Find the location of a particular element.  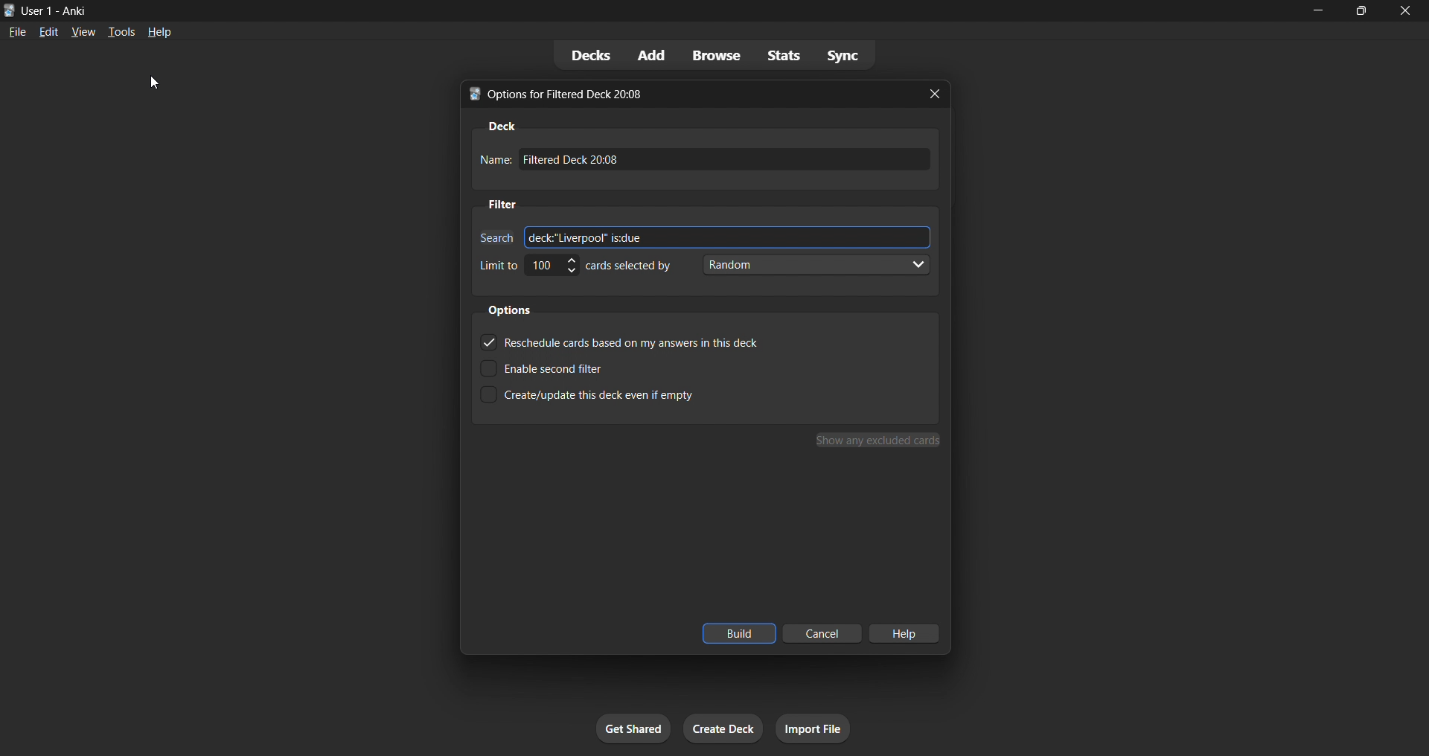

maximize/restore is located at coordinates (1362, 10).